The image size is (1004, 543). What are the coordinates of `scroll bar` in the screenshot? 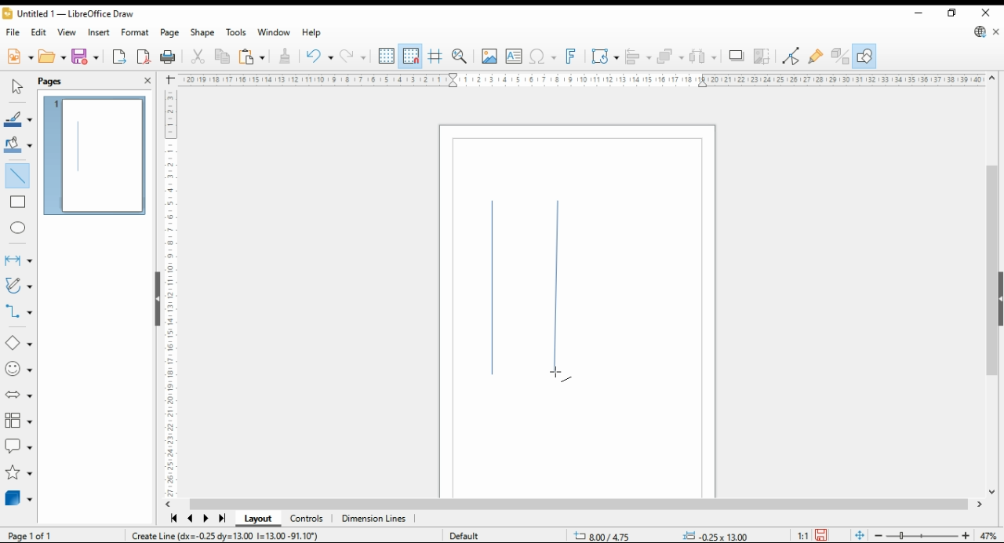 It's located at (579, 504).